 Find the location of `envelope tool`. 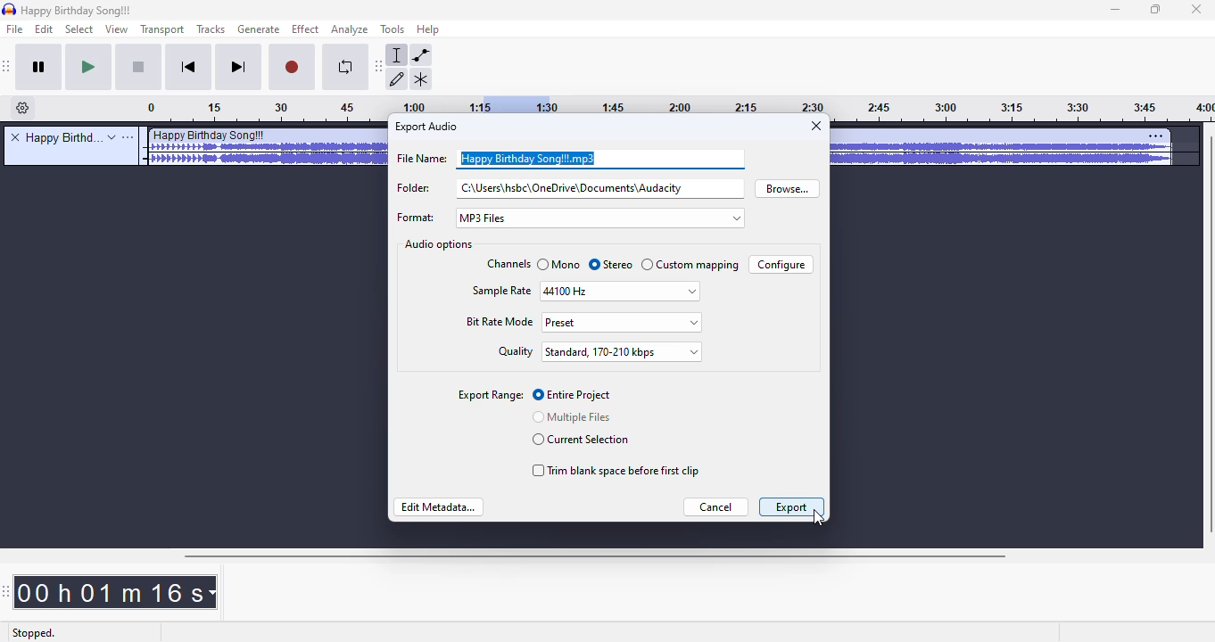

envelope tool is located at coordinates (421, 55).